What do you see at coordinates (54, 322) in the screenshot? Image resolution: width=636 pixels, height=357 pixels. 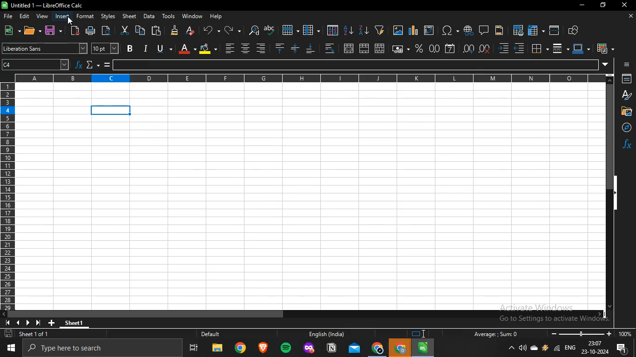 I see `new sheet` at bounding box center [54, 322].